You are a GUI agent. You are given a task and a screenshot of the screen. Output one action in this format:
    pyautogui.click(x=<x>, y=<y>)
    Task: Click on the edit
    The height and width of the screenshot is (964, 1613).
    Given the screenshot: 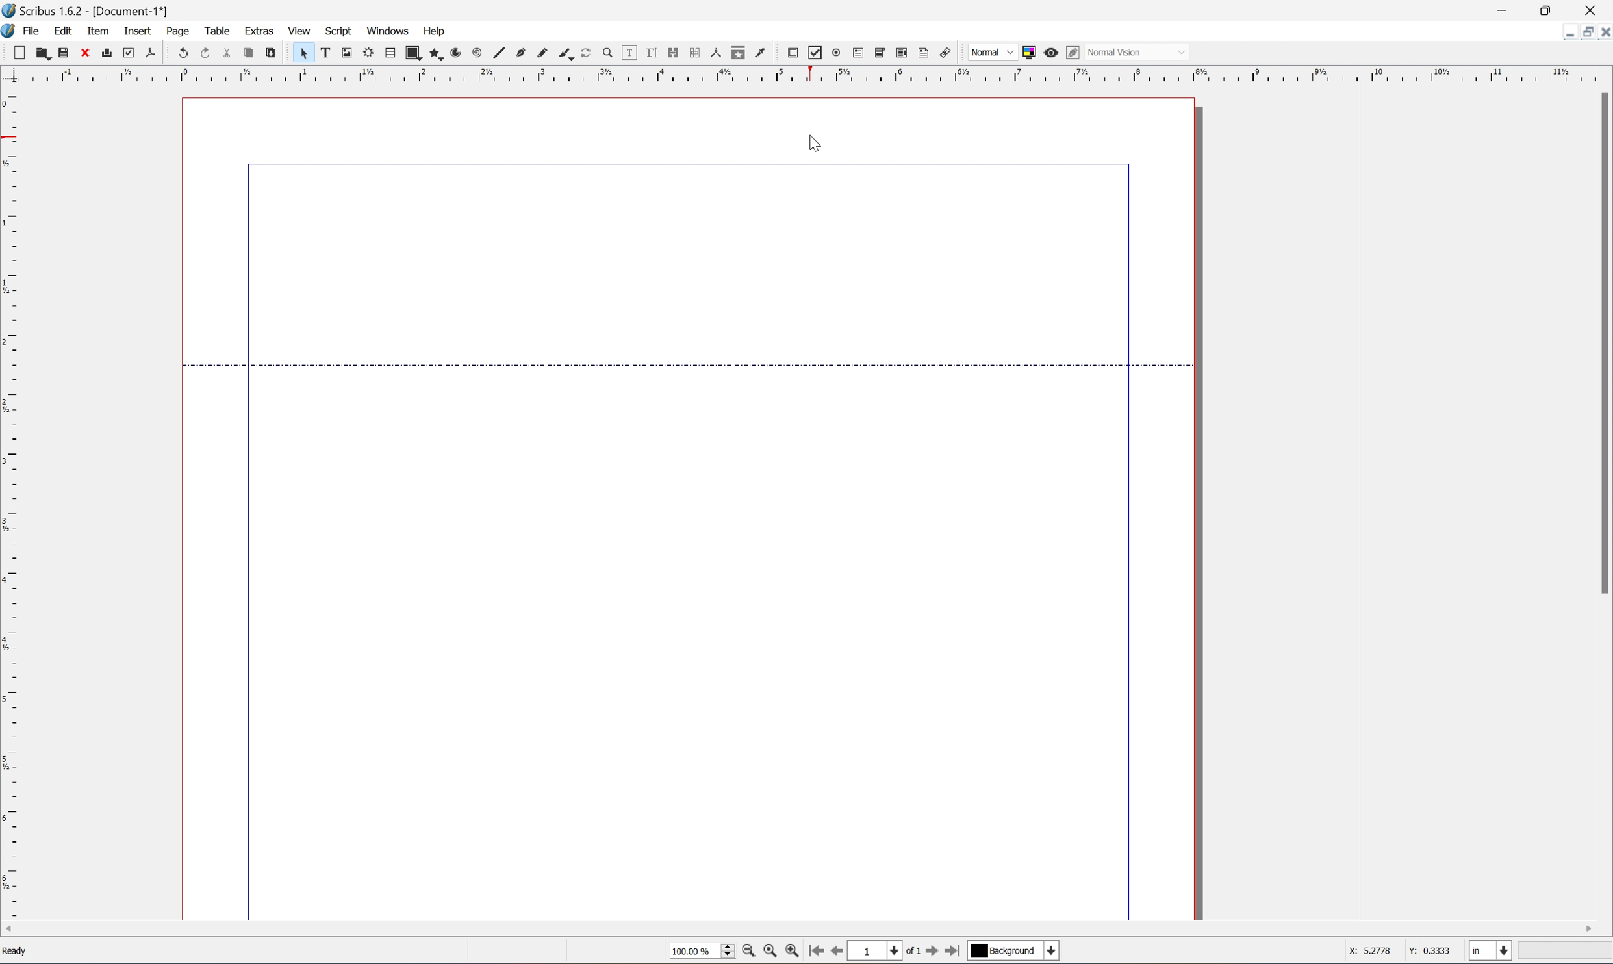 What is the action you would take?
    pyautogui.click(x=59, y=29)
    